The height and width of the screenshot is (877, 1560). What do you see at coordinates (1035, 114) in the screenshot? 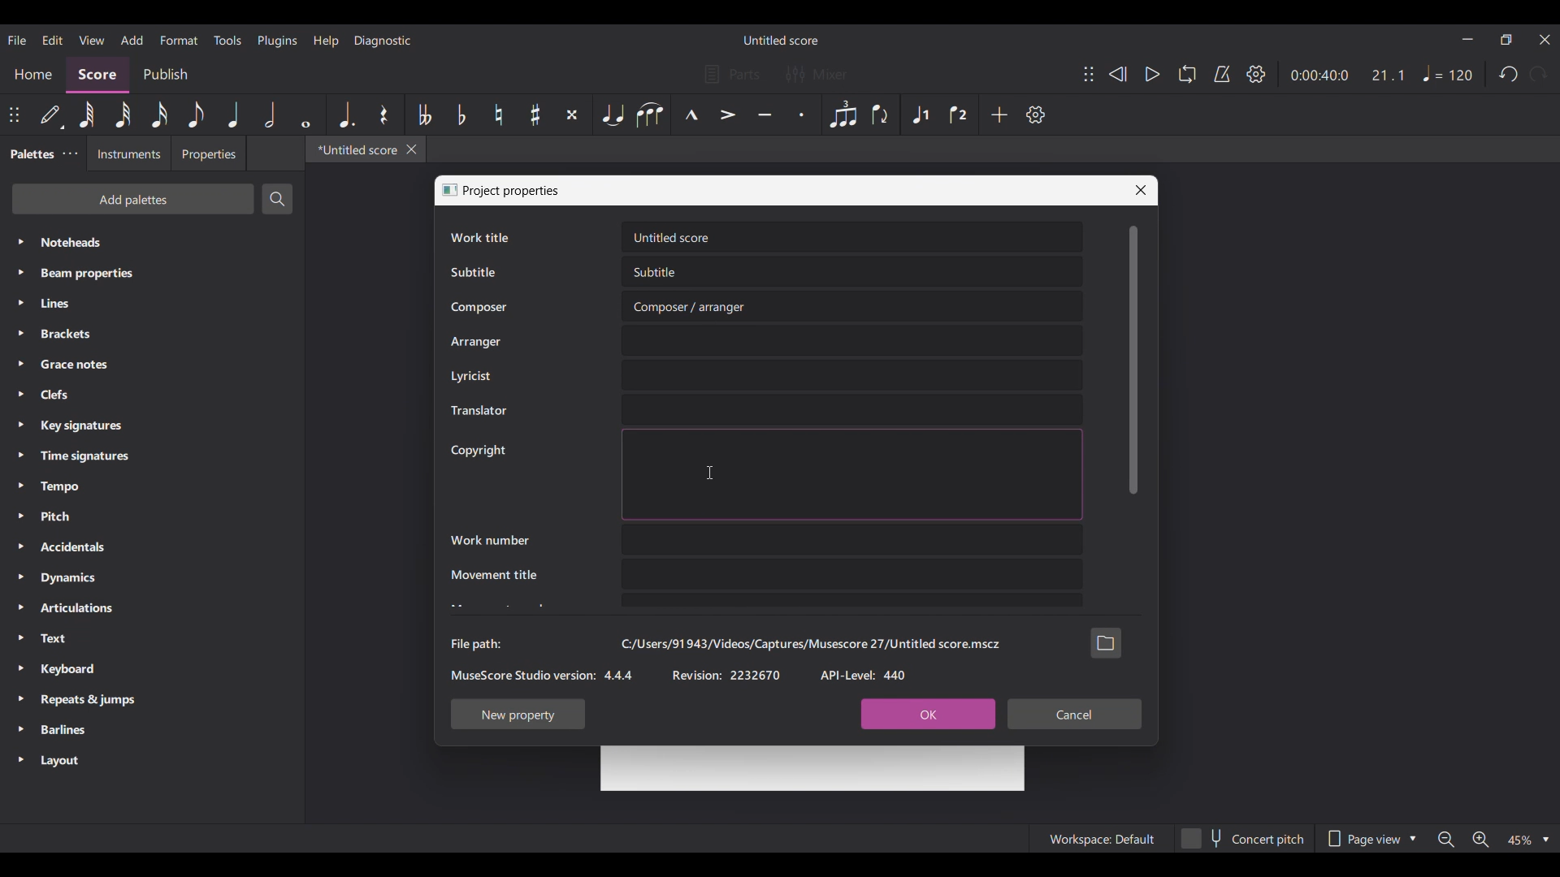
I see `Settings` at bounding box center [1035, 114].